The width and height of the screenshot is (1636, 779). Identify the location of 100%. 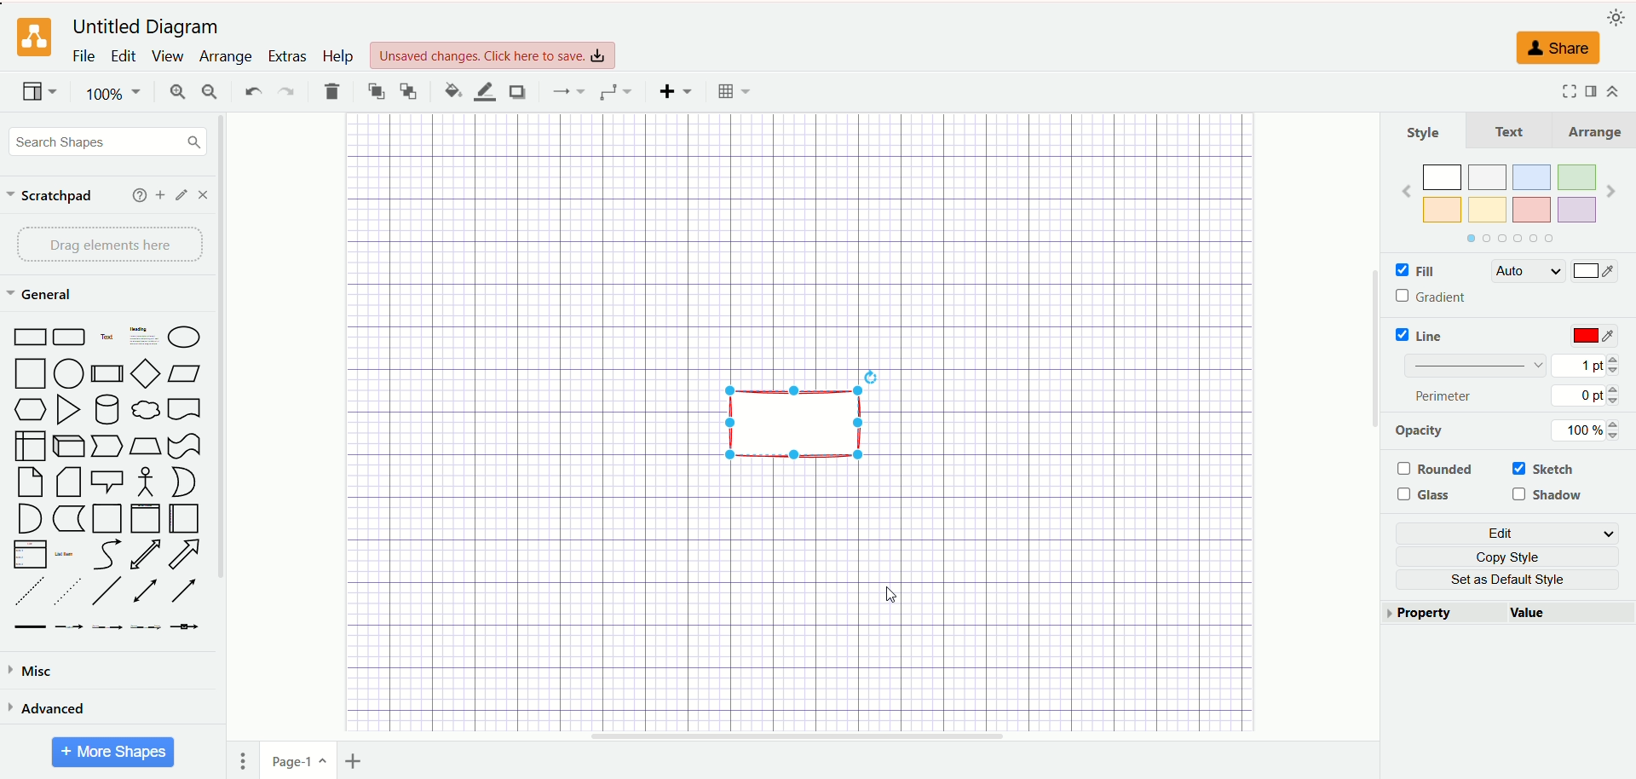
(1585, 430).